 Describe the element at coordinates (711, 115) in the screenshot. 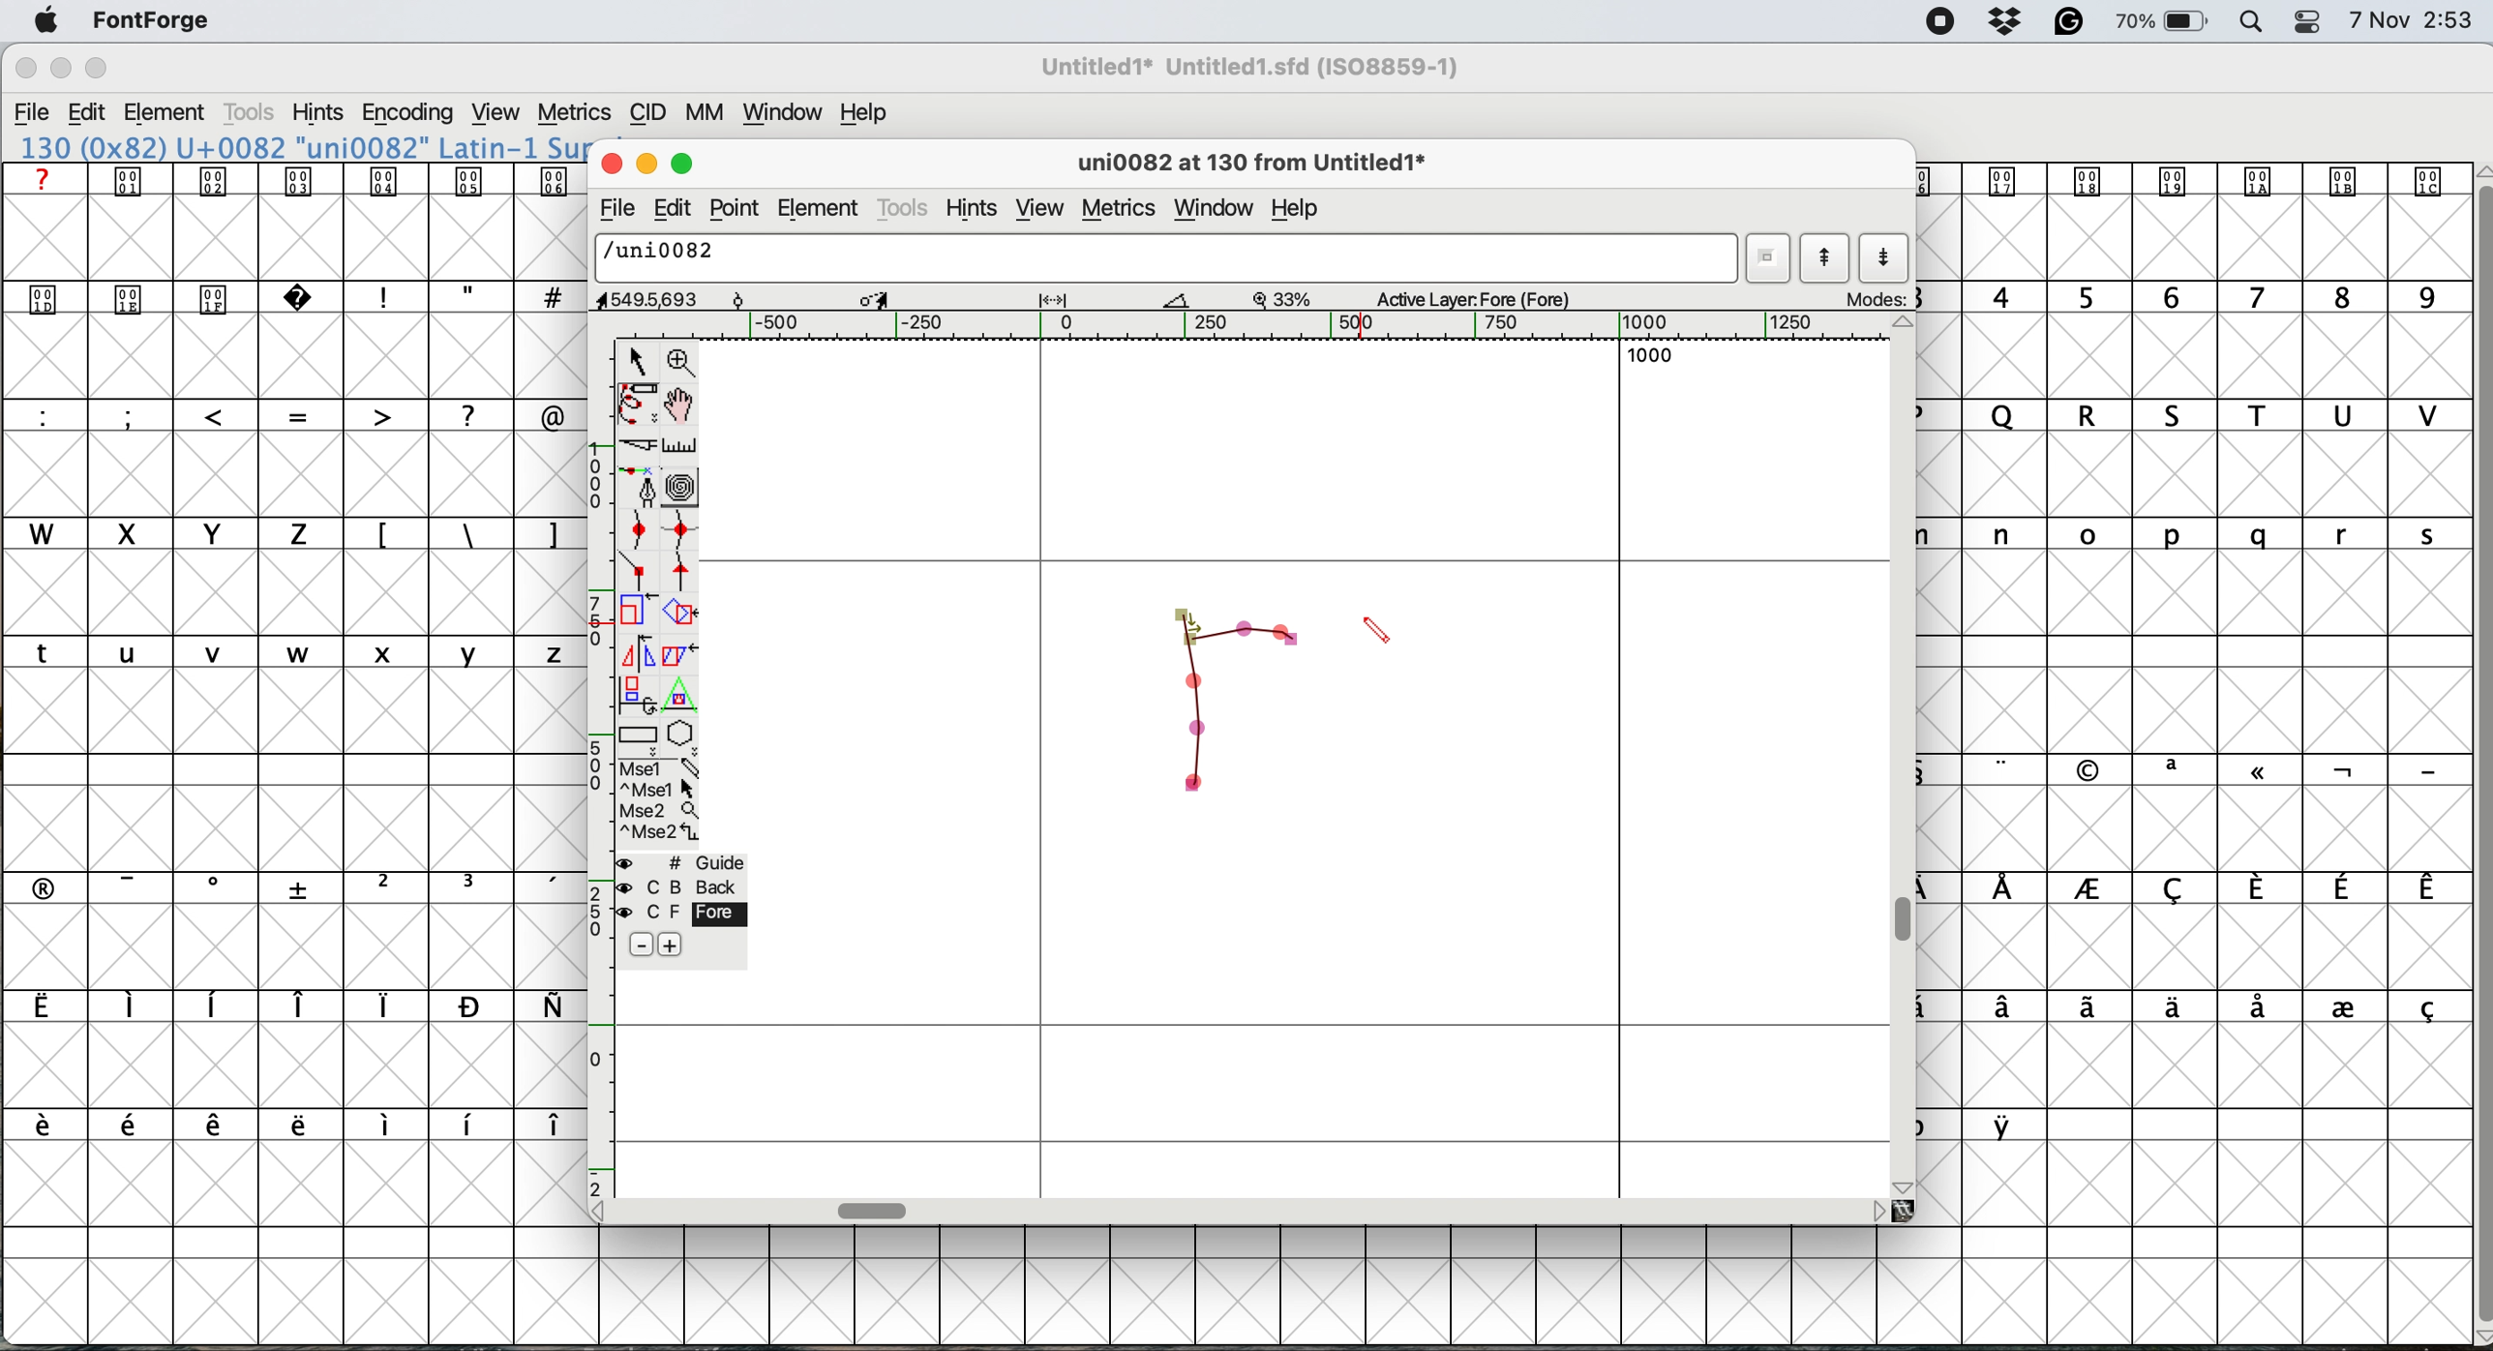

I see `mm` at that location.